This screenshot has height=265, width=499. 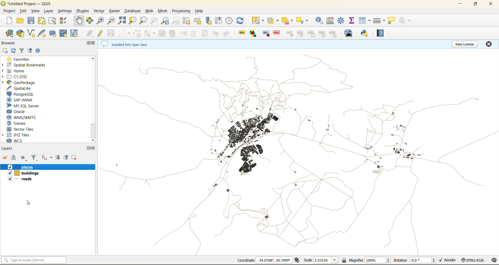 I want to click on layers, so click(x=8, y=148).